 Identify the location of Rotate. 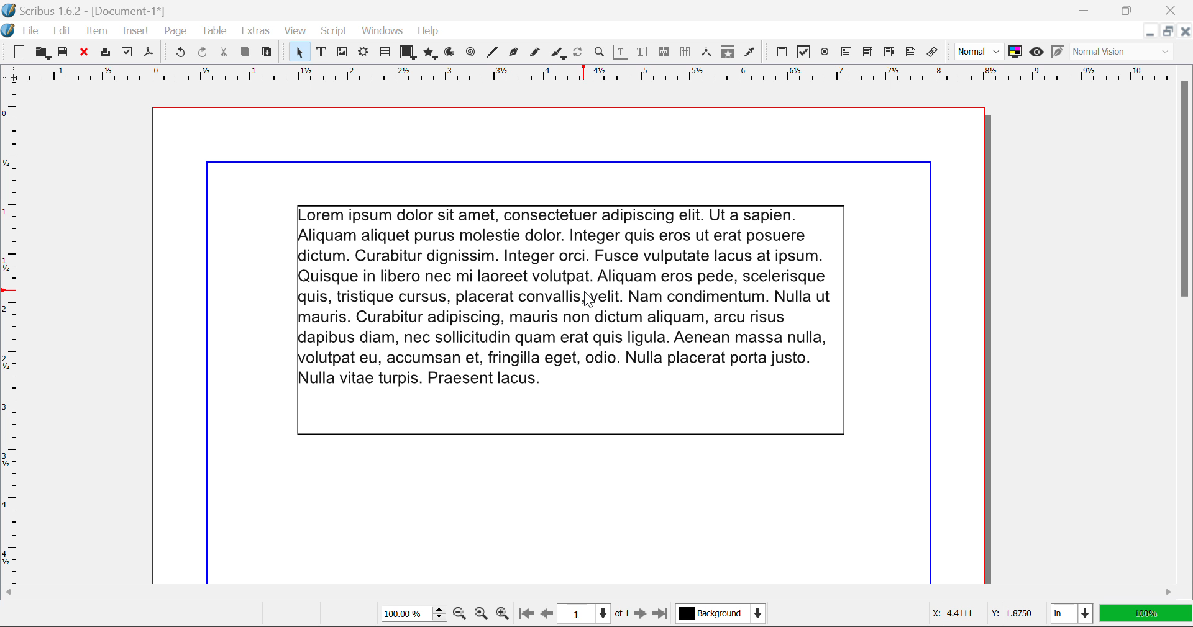
(578, 52).